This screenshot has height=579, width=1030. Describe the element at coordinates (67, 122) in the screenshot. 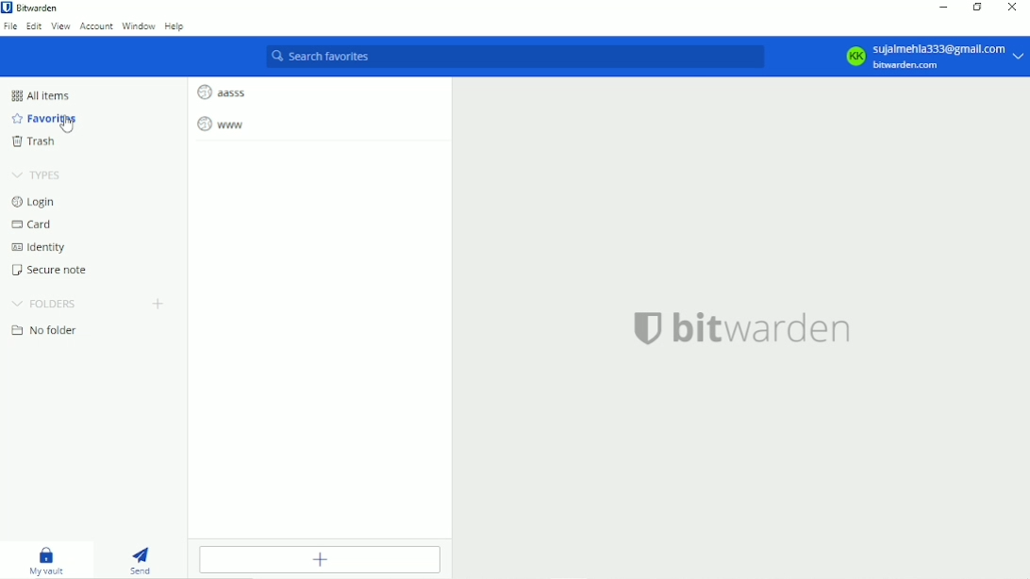

I see `Cursor` at that location.